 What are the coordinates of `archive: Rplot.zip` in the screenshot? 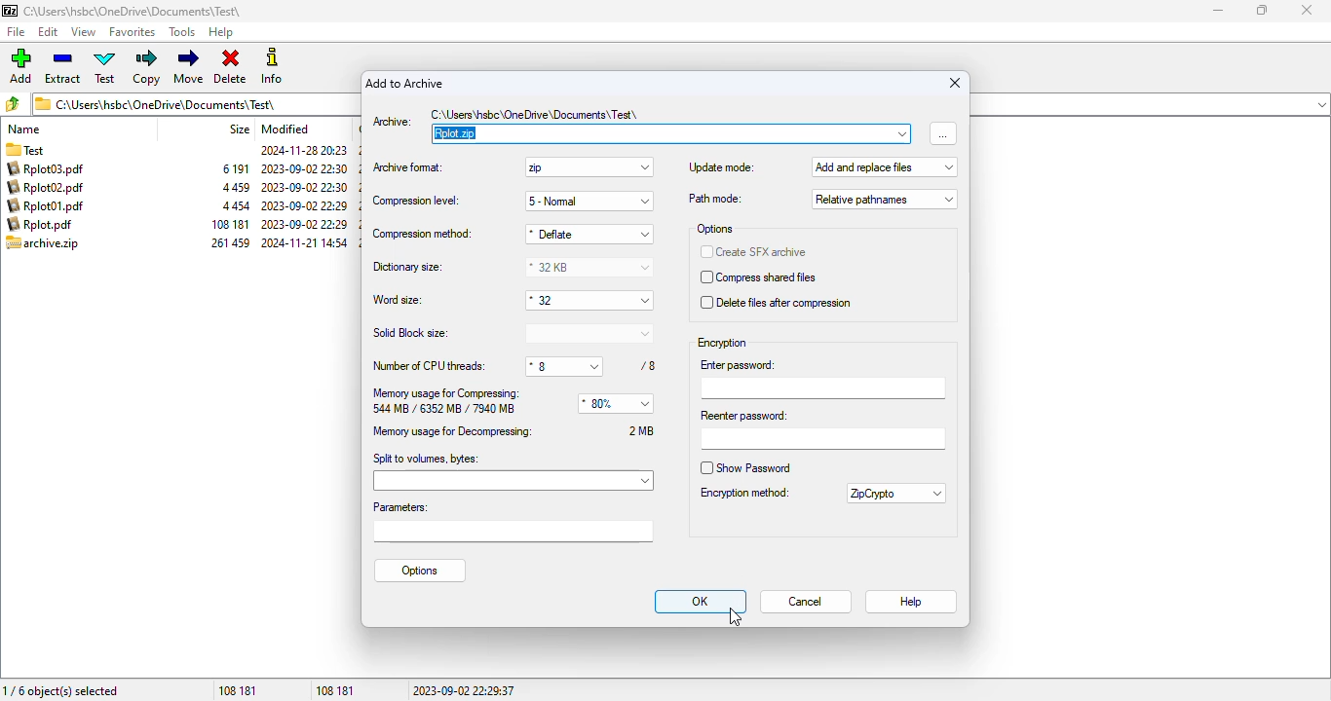 It's located at (660, 133).